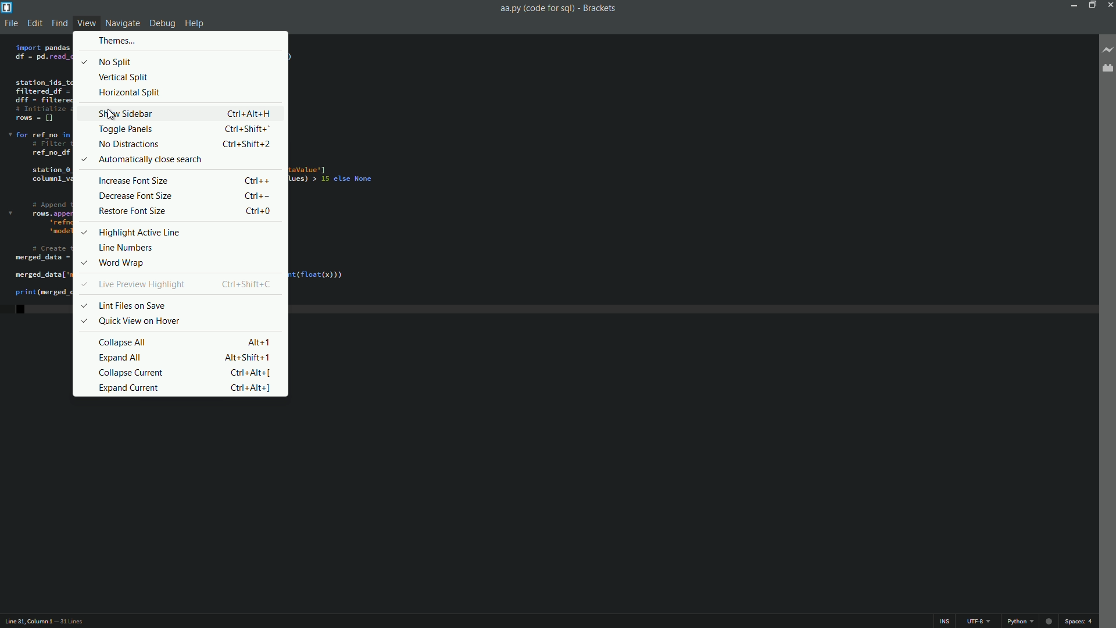  I want to click on navigate menu, so click(123, 24).